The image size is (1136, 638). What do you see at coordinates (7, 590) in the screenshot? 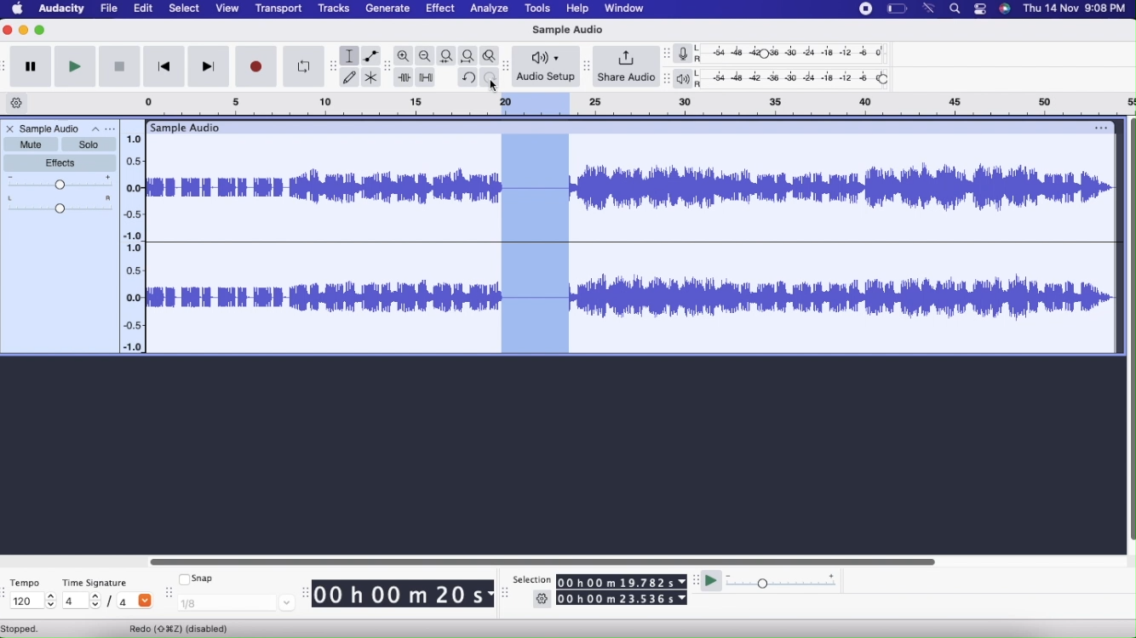
I see `move toolbar` at bounding box center [7, 590].